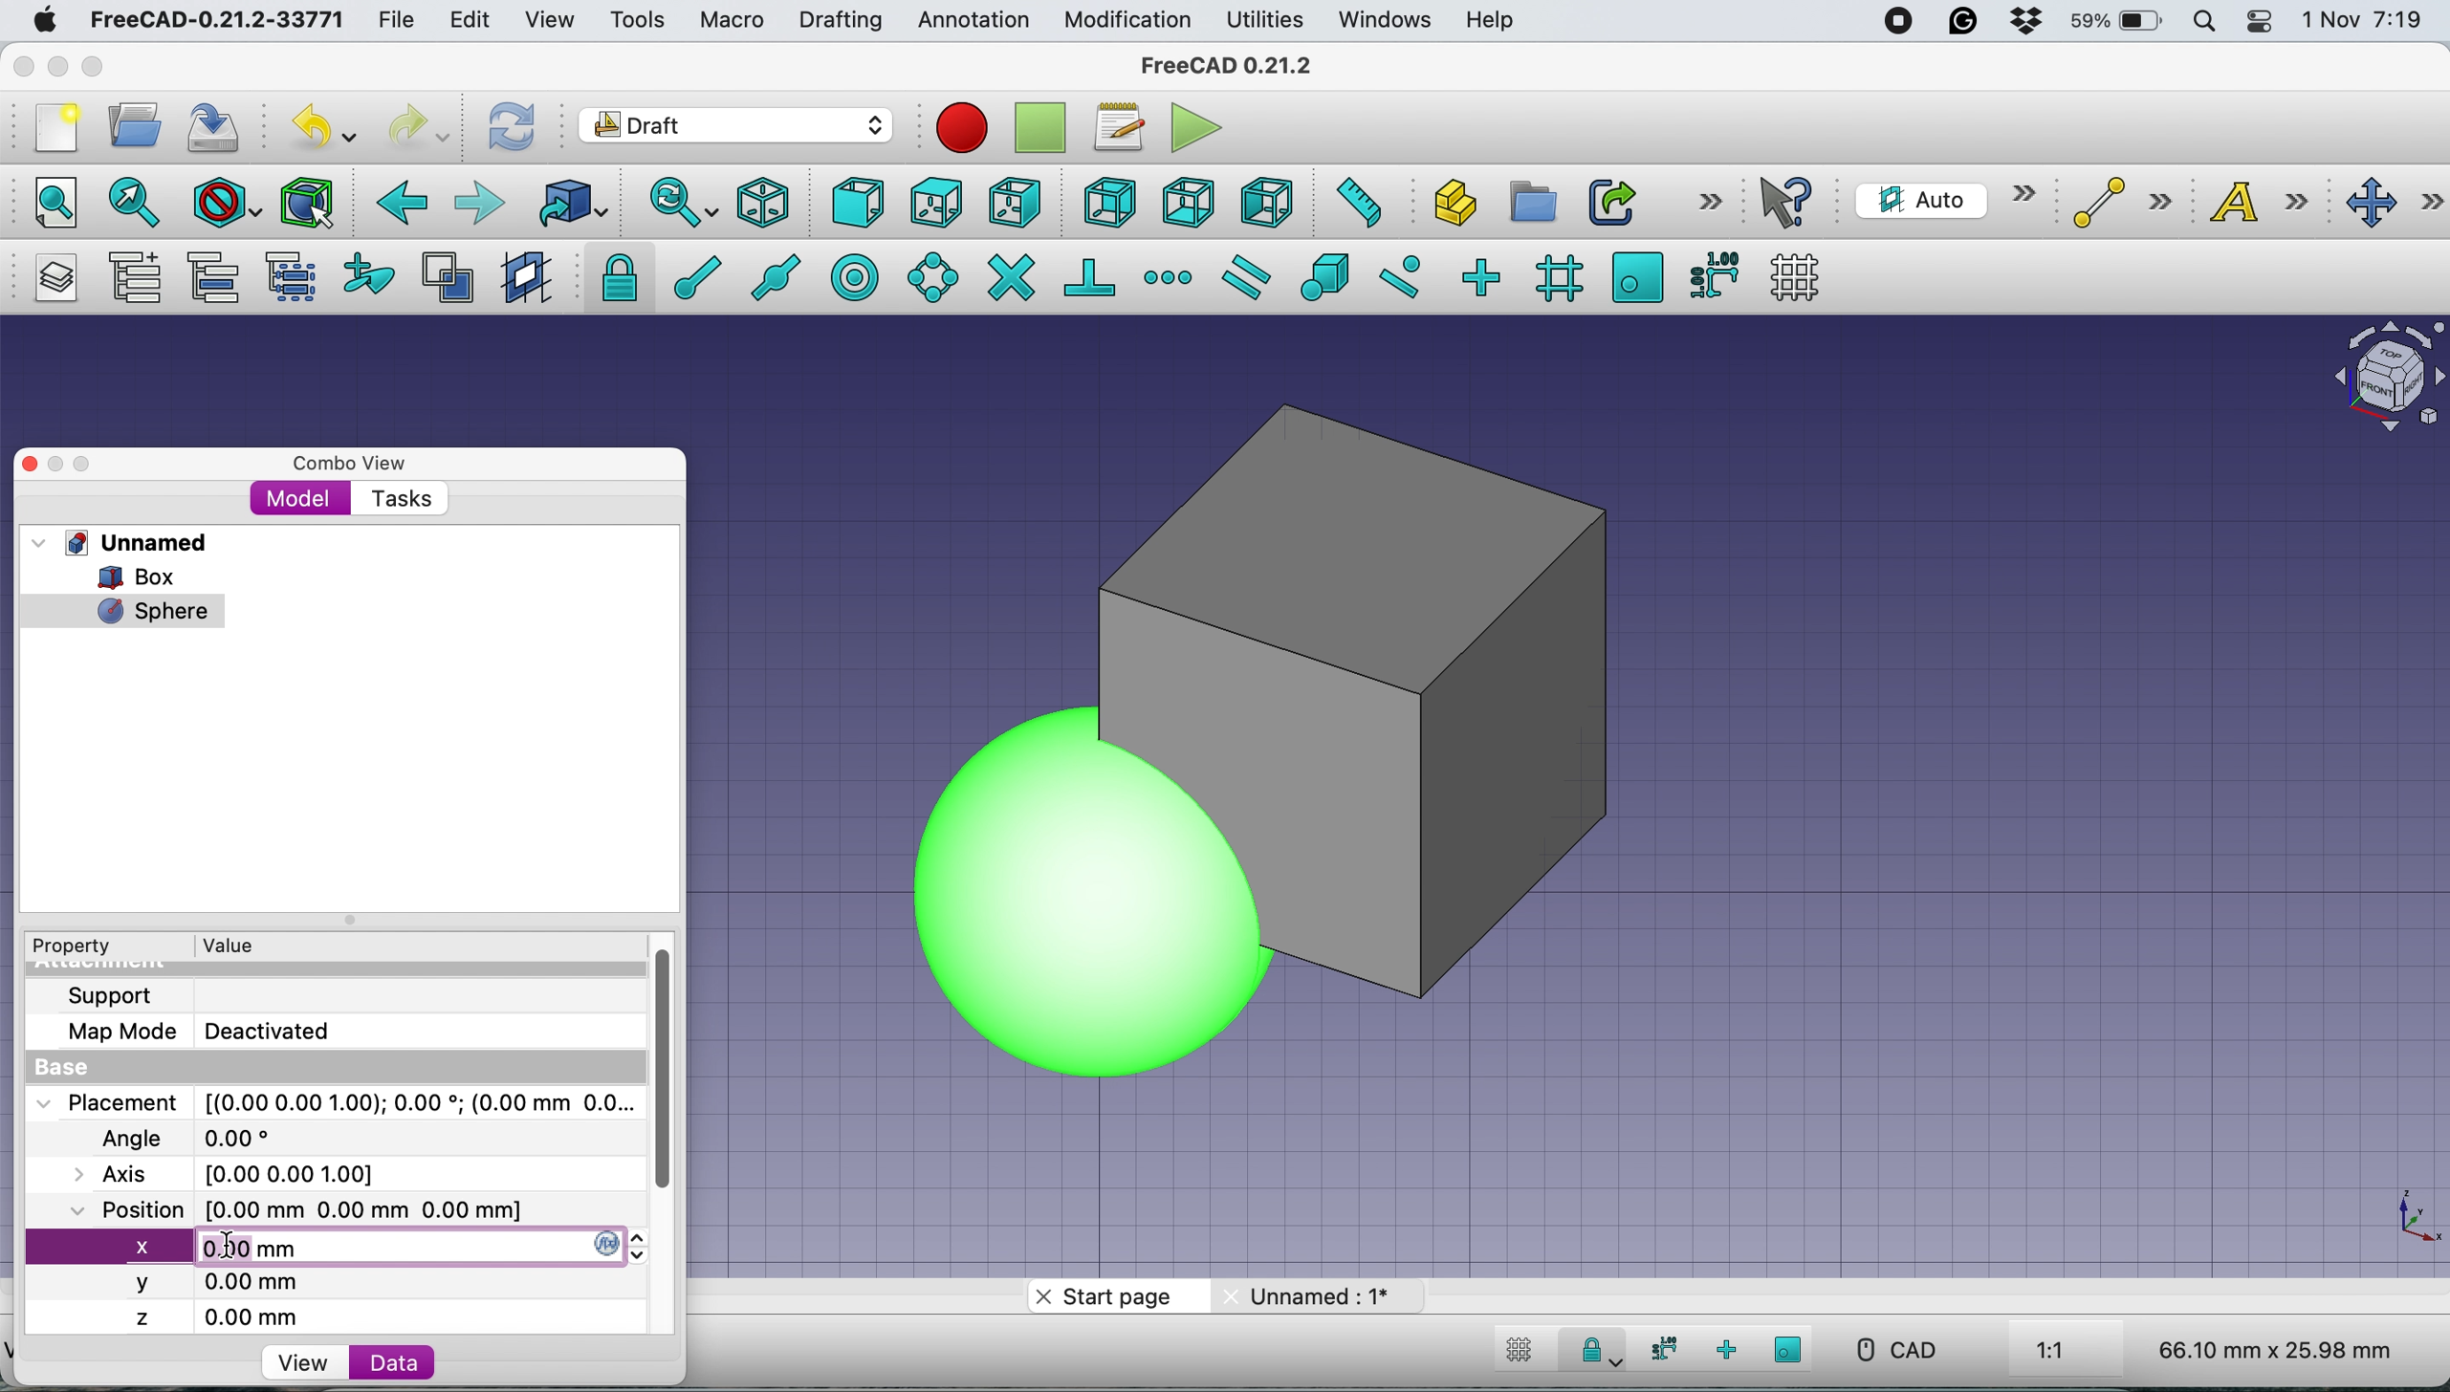 The image size is (2450, 1392). I want to click on snap special, so click(1323, 276).